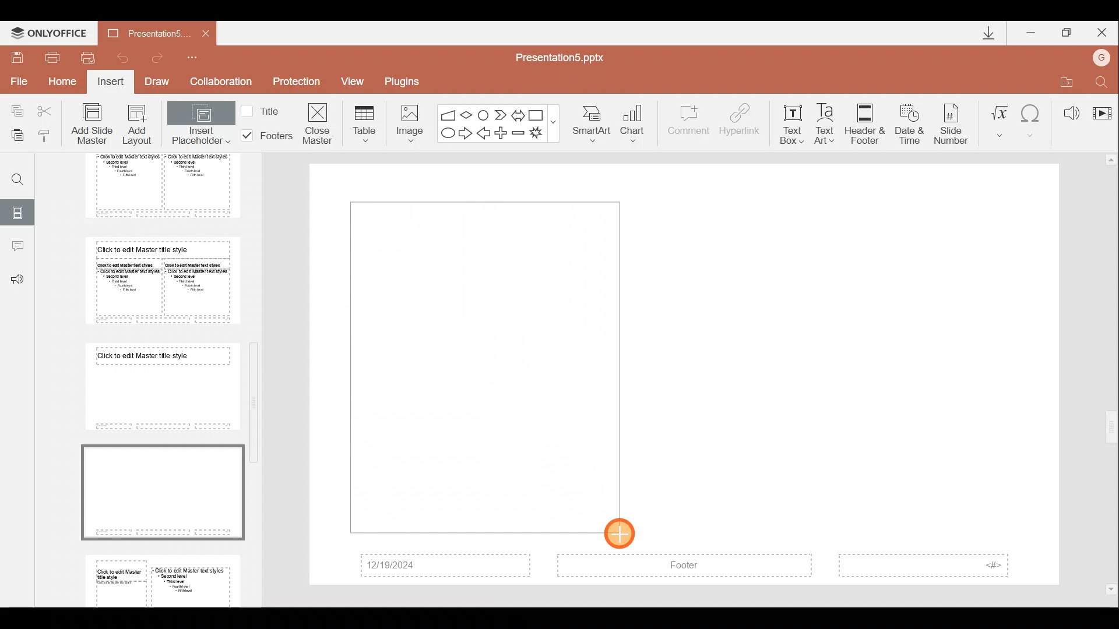  I want to click on Ellipse, so click(446, 134).